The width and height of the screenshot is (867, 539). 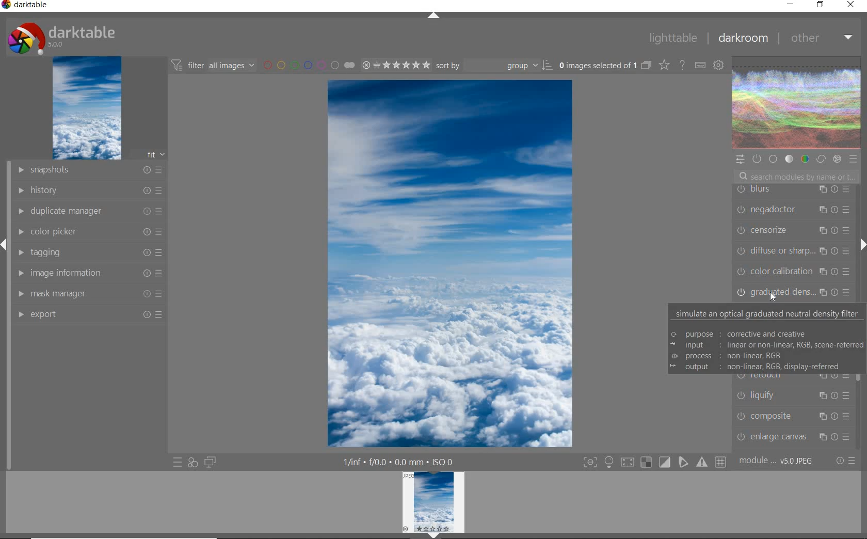 What do you see at coordinates (740, 158) in the screenshot?
I see `QUICK ACCESS PANEL` at bounding box center [740, 158].